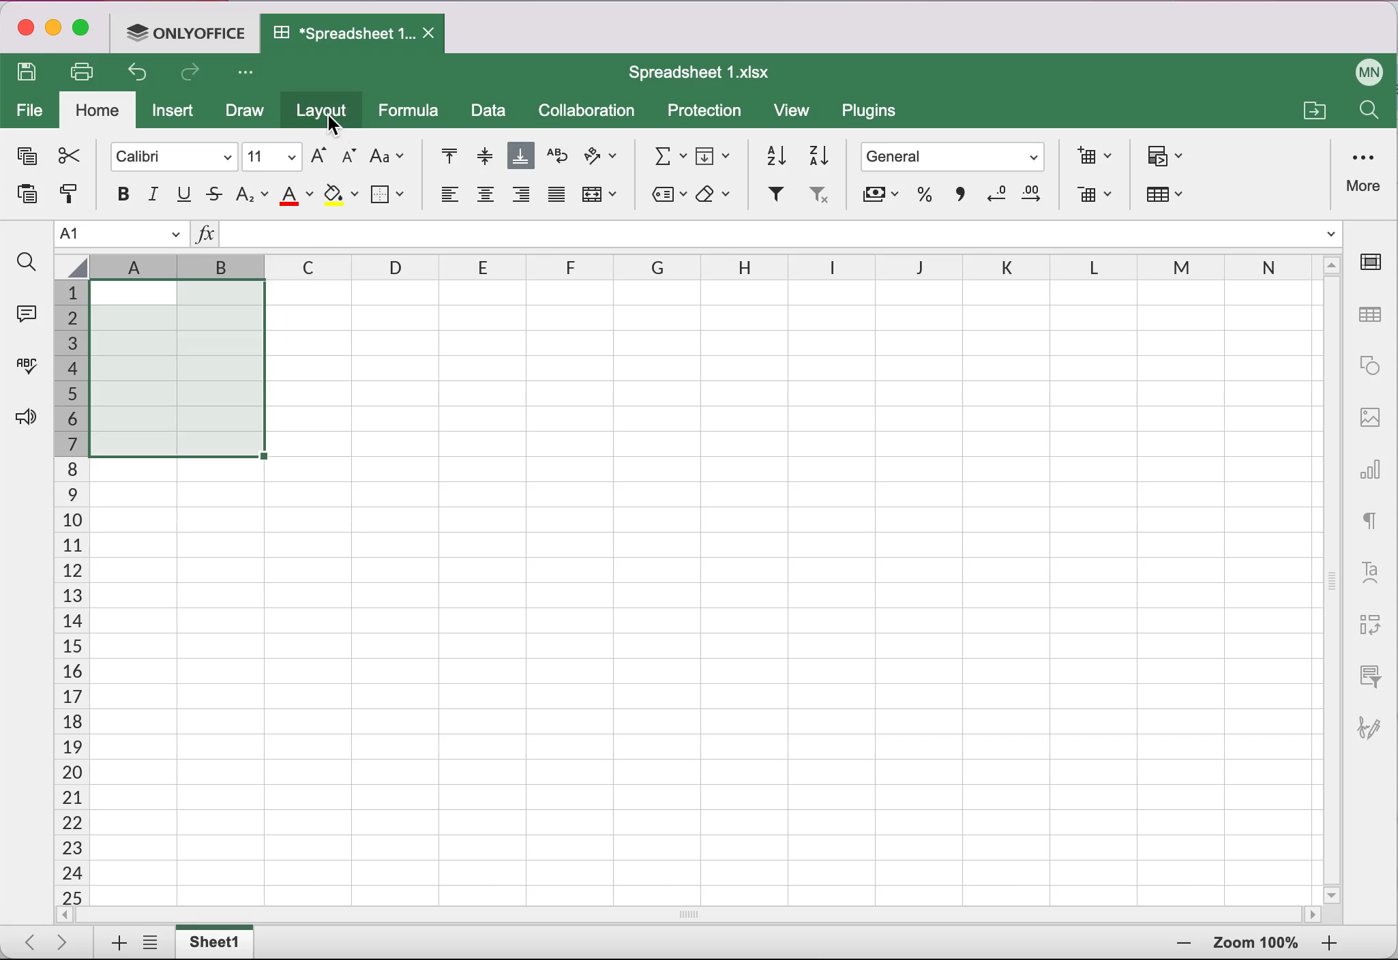  I want to click on plugins, so click(876, 114).